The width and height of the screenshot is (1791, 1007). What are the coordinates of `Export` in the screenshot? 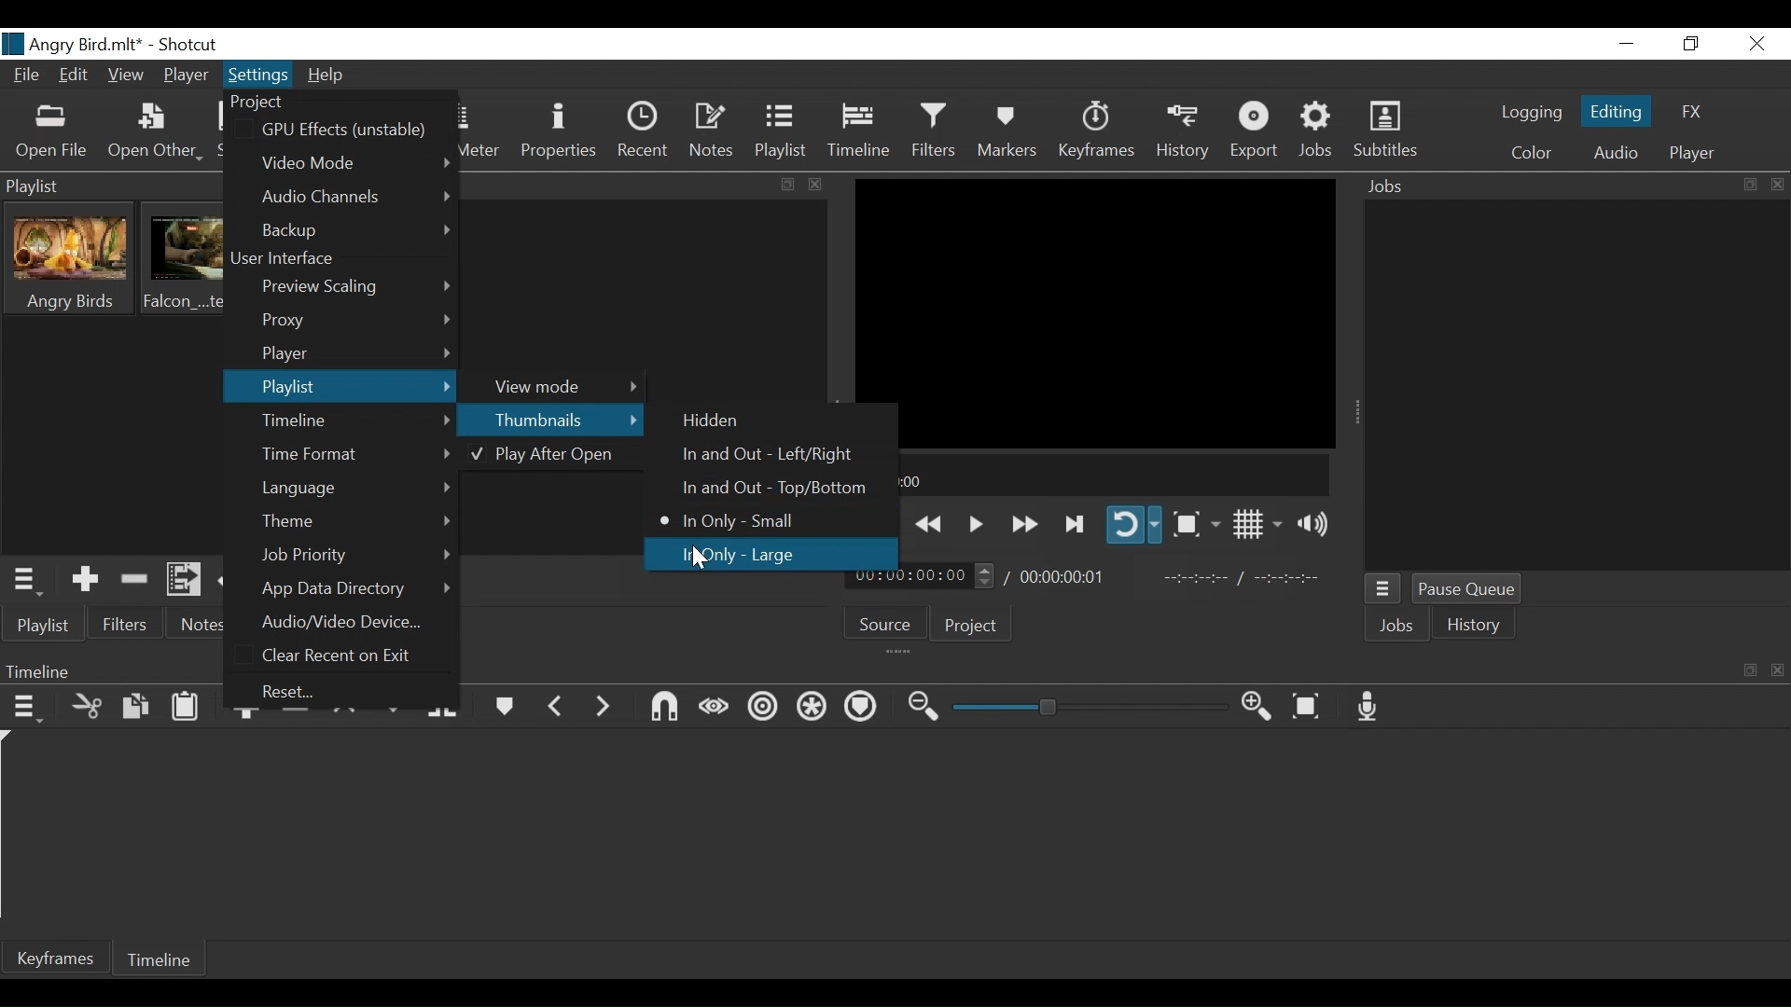 It's located at (1256, 131).